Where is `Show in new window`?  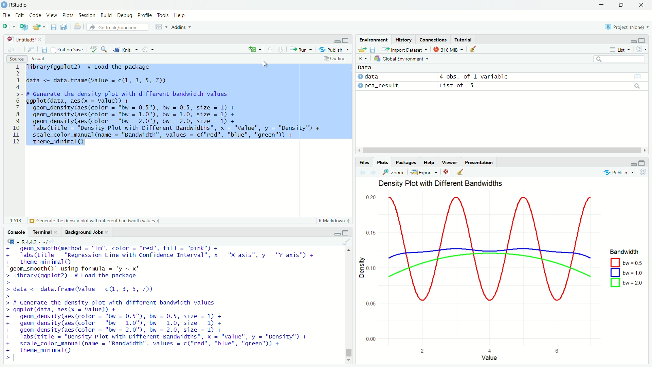 Show in new window is located at coordinates (31, 49).